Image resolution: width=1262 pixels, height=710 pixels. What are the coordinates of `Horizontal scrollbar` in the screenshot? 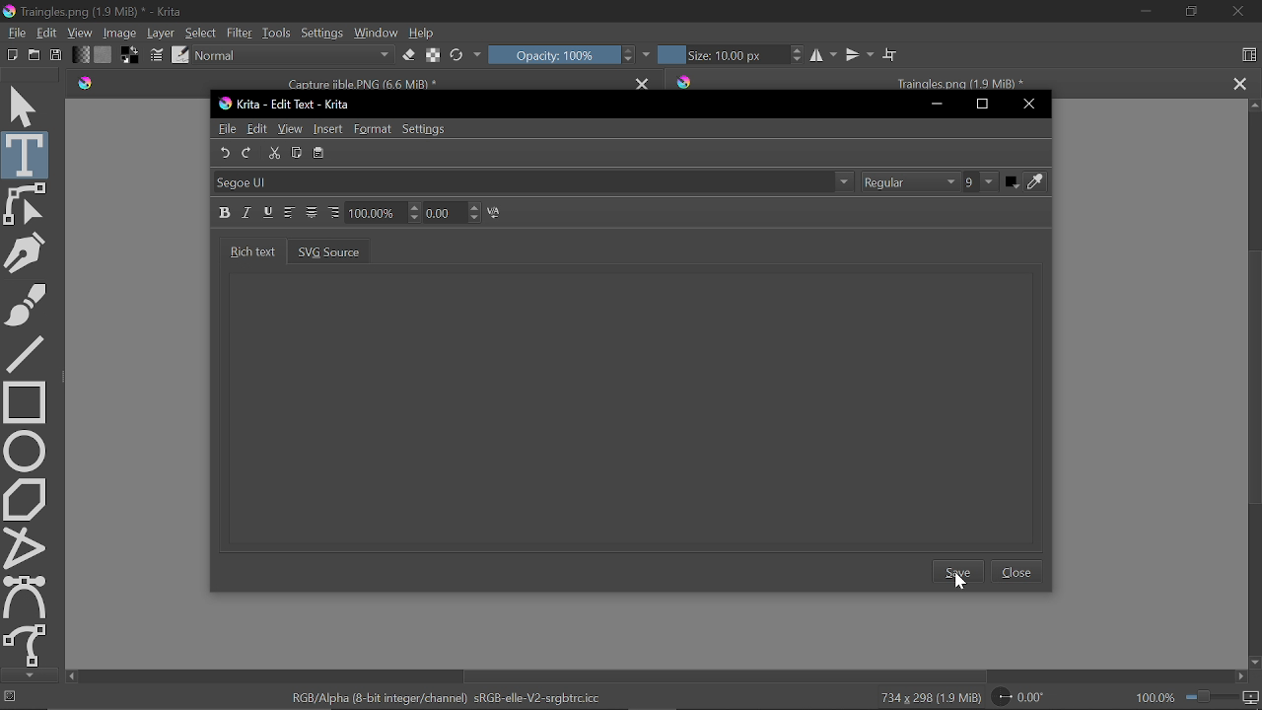 It's located at (721, 674).